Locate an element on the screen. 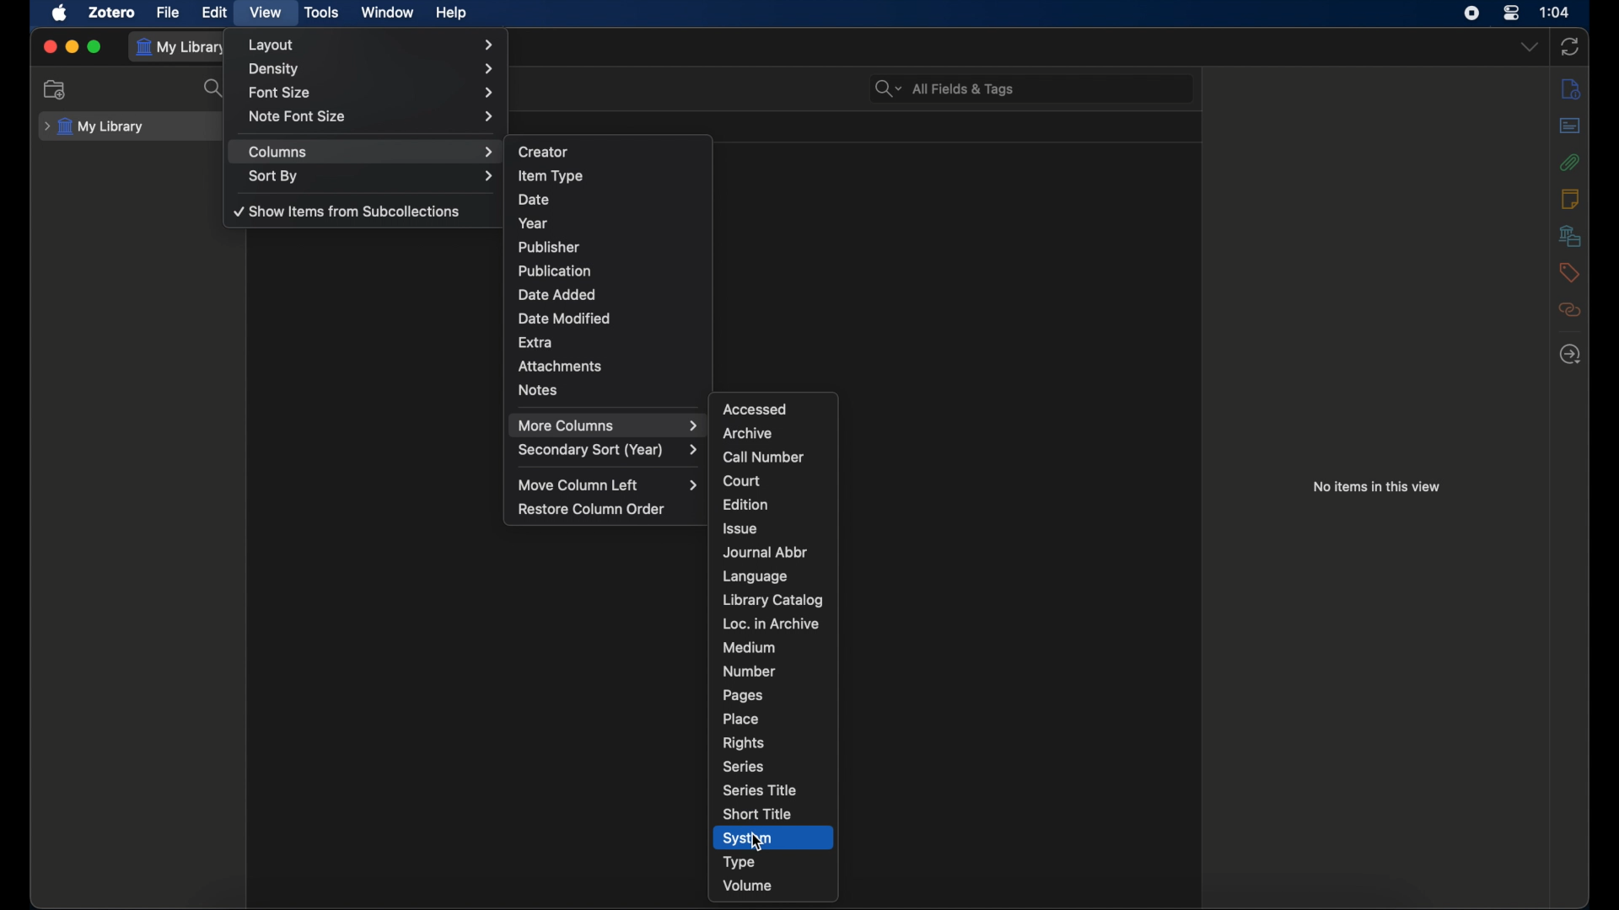  close is located at coordinates (51, 48).